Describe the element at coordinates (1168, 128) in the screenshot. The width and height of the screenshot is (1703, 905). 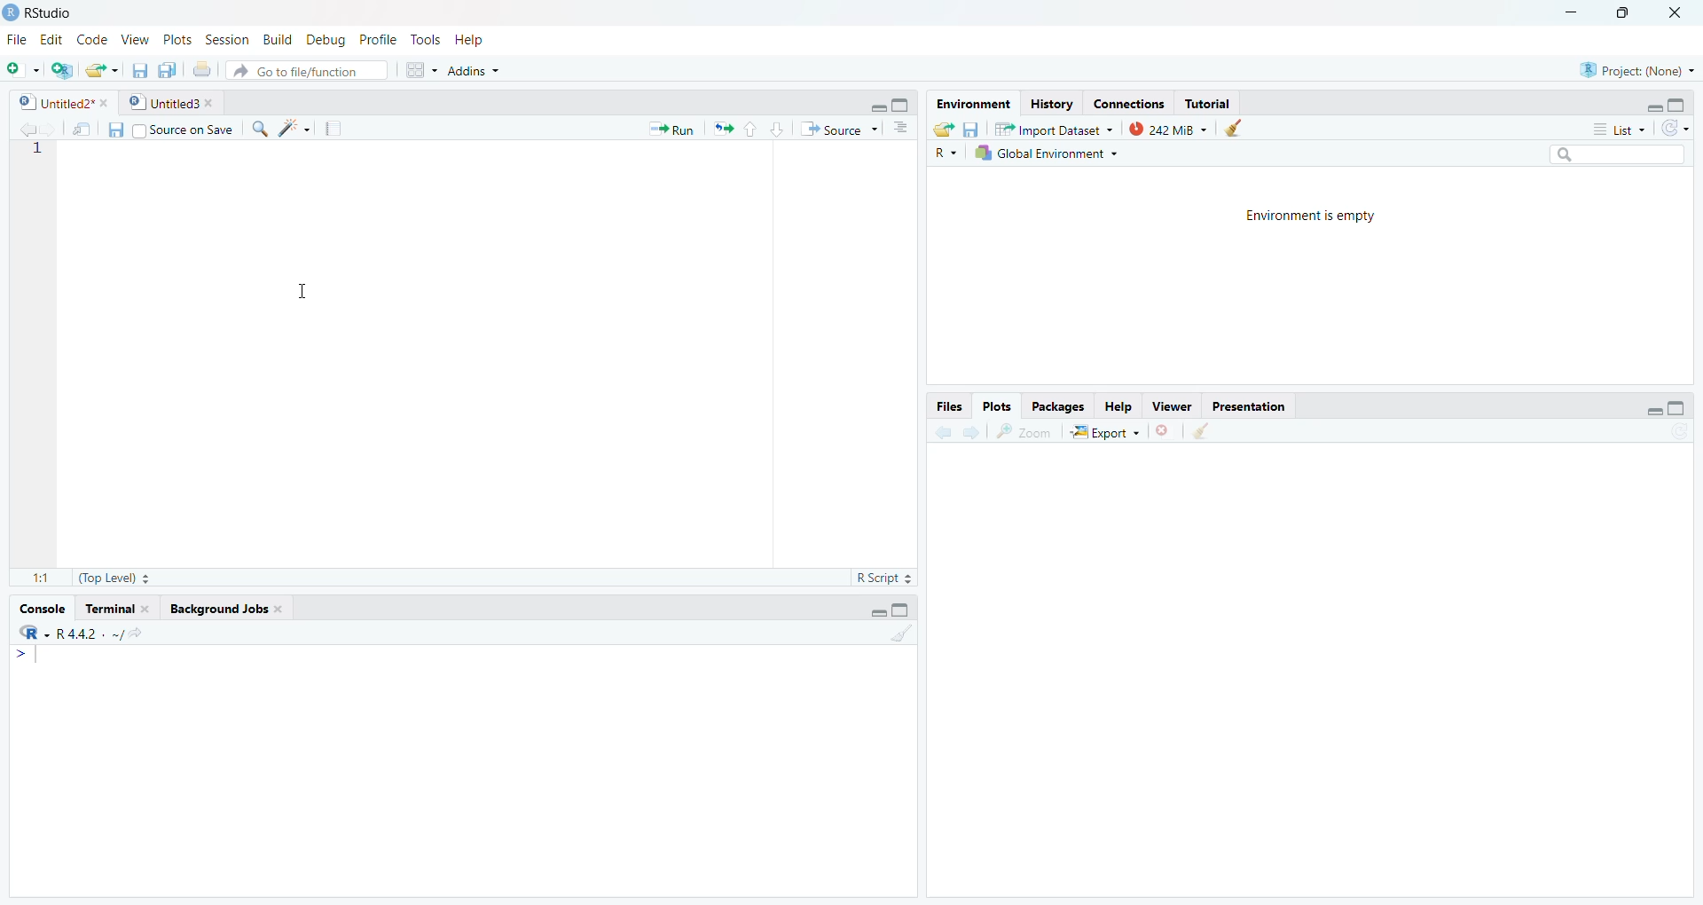
I see `242miB` at that location.